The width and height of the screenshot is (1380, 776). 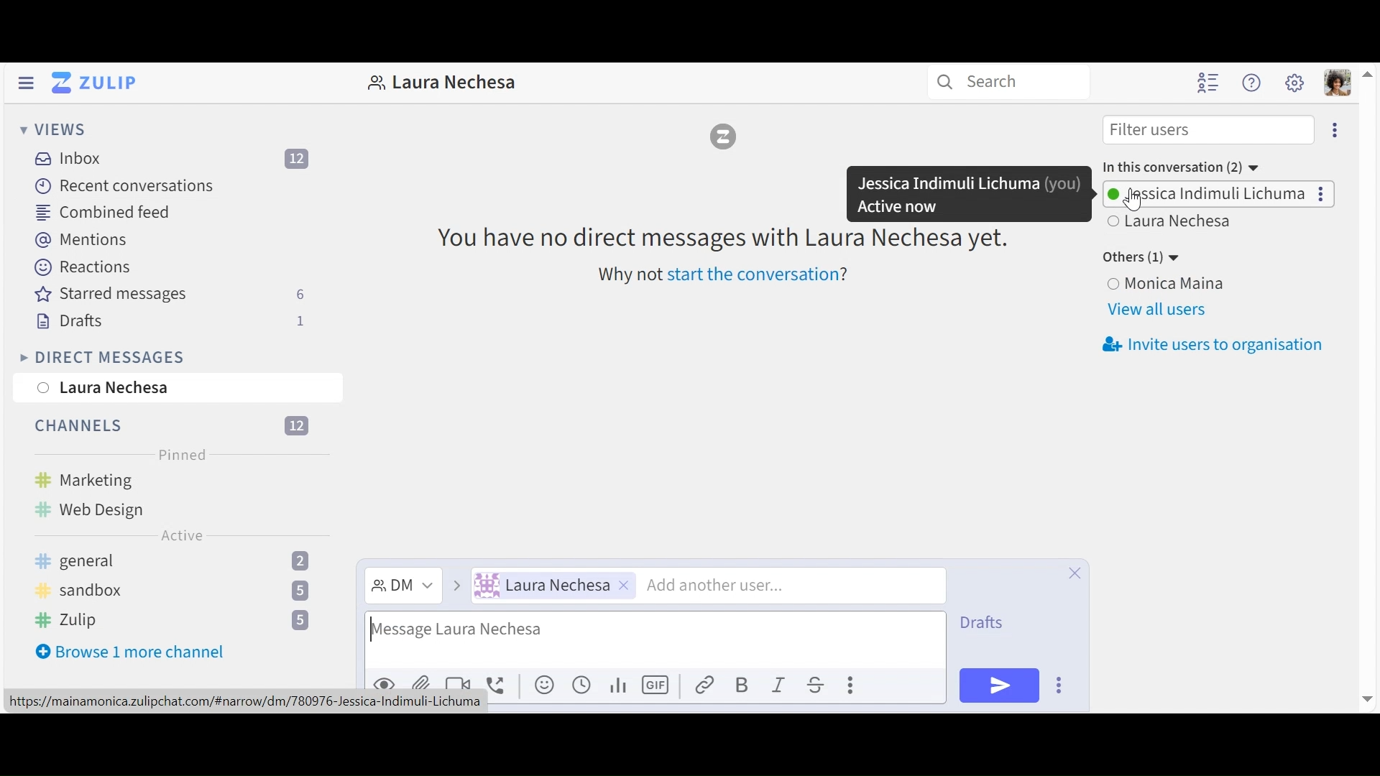 What do you see at coordinates (184, 537) in the screenshot?
I see `Active` at bounding box center [184, 537].